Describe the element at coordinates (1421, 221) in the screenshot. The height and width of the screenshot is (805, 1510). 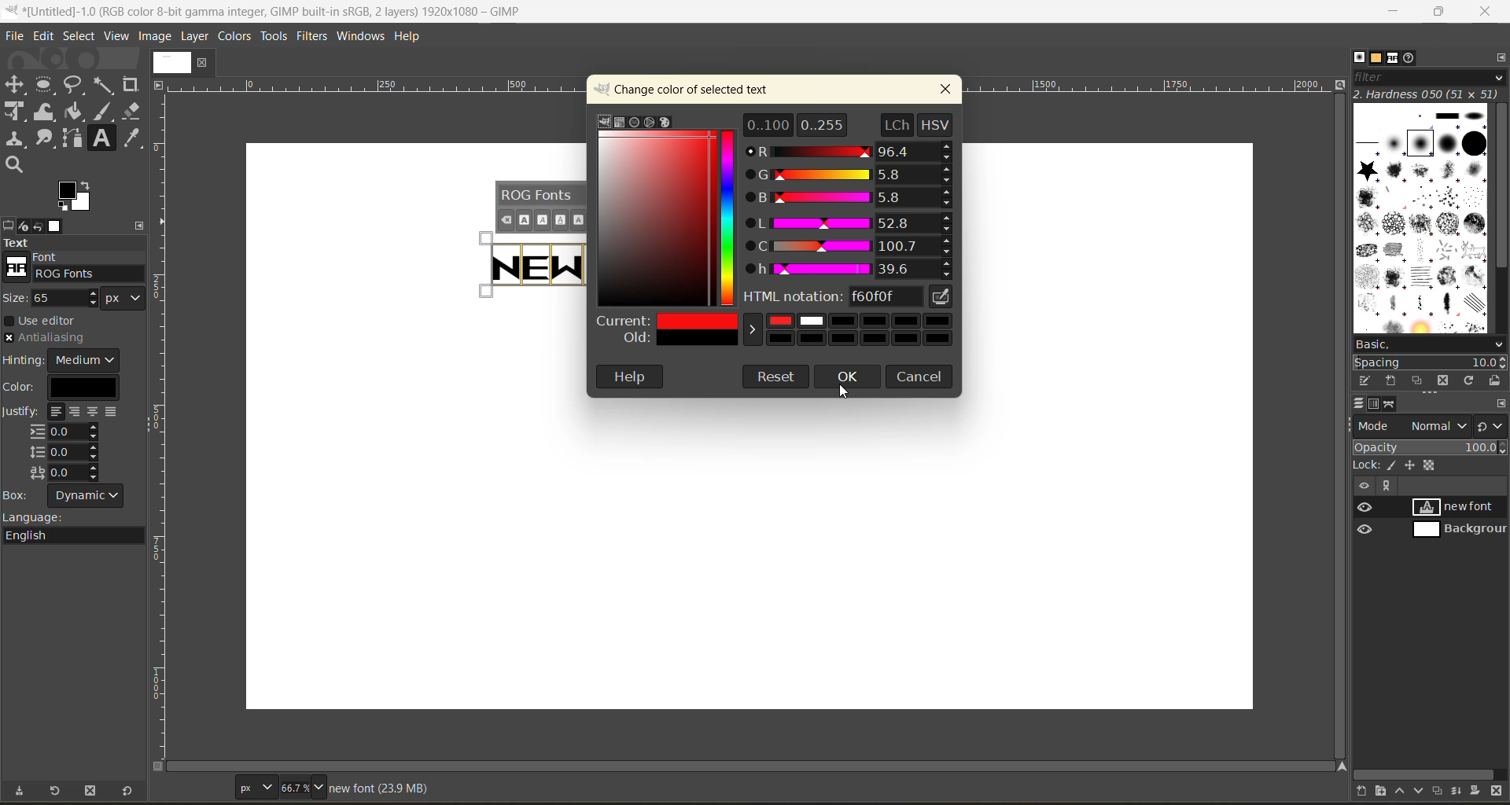
I see `brushes` at that location.